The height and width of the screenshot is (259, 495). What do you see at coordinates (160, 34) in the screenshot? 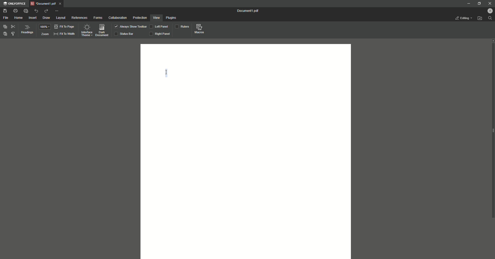
I see `Right Panel` at bounding box center [160, 34].